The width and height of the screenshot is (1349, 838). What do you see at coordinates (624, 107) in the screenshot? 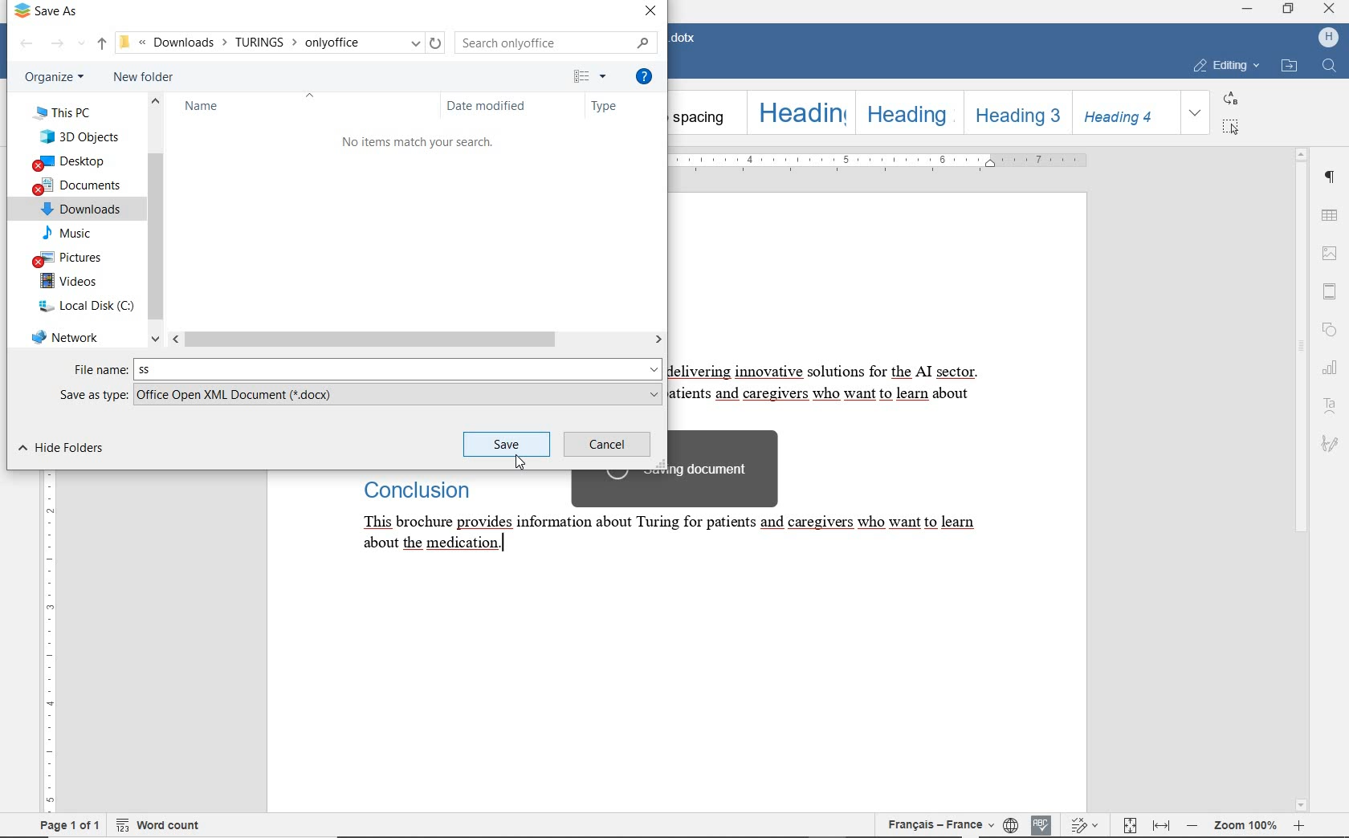
I see `TYPE` at bounding box center [624, 107].